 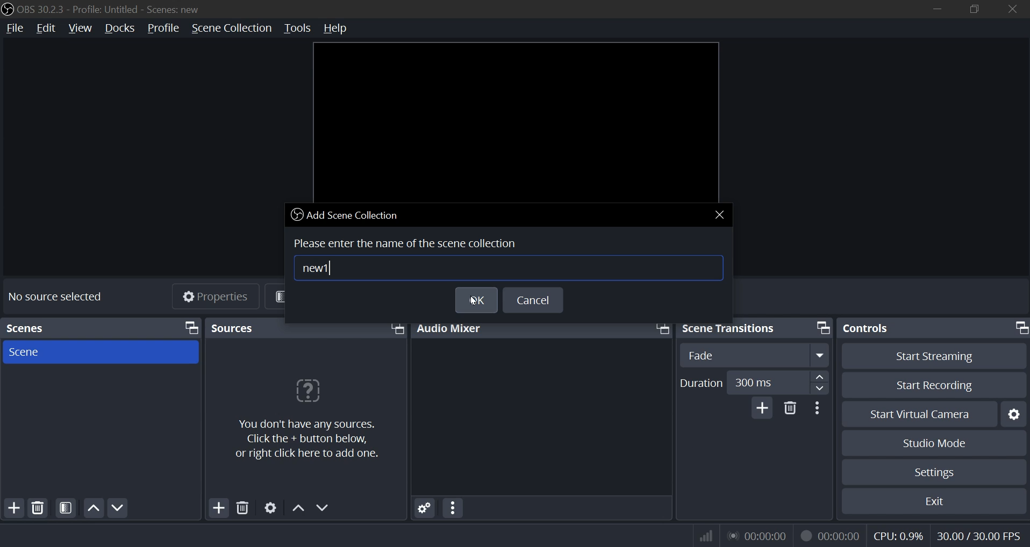 What do you see at coordinates (7, 8) in the screenshot?
I see `logo` at bounding box center [7, 8].